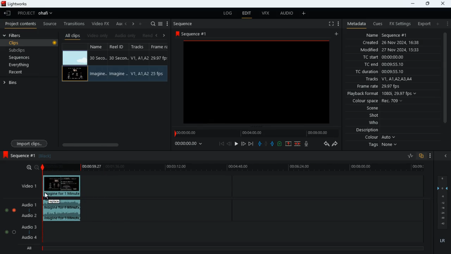 The image size is (451, 254). What do you see at coordinates (22, 73) in the screenshot?
I see `recent` at bounding box center [22, 73].